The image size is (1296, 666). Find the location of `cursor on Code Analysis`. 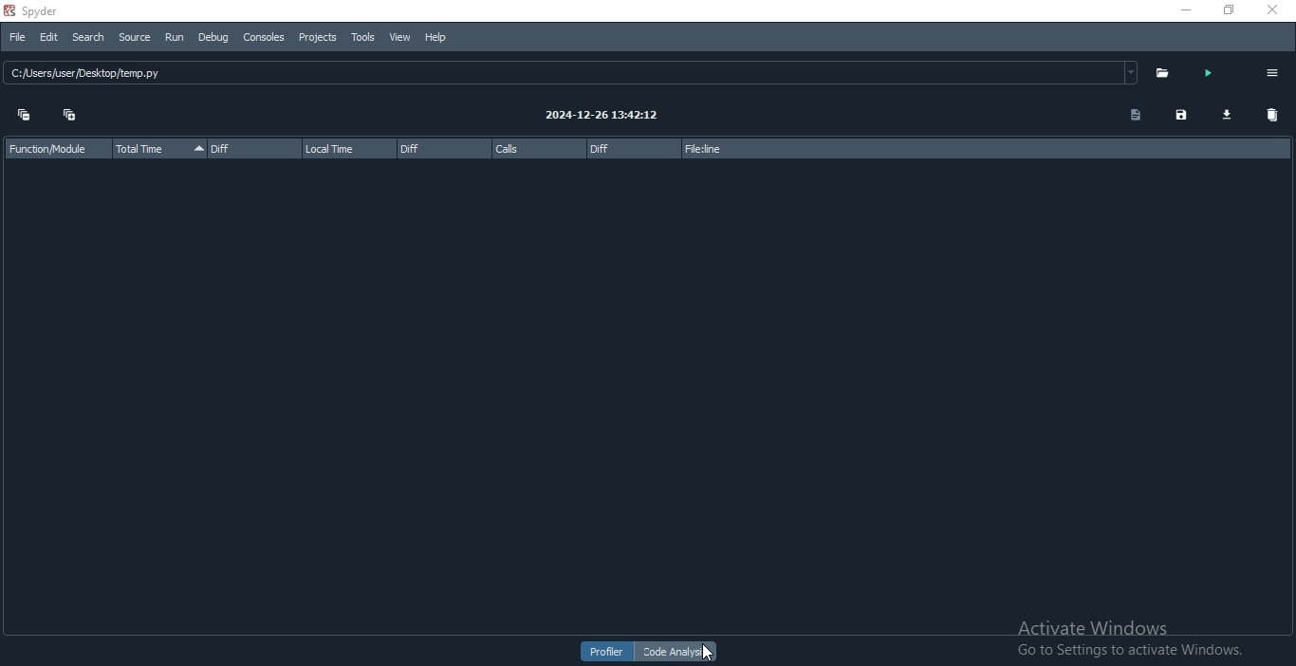

cursor on Code Analysis is located at coordinates (711, 654).